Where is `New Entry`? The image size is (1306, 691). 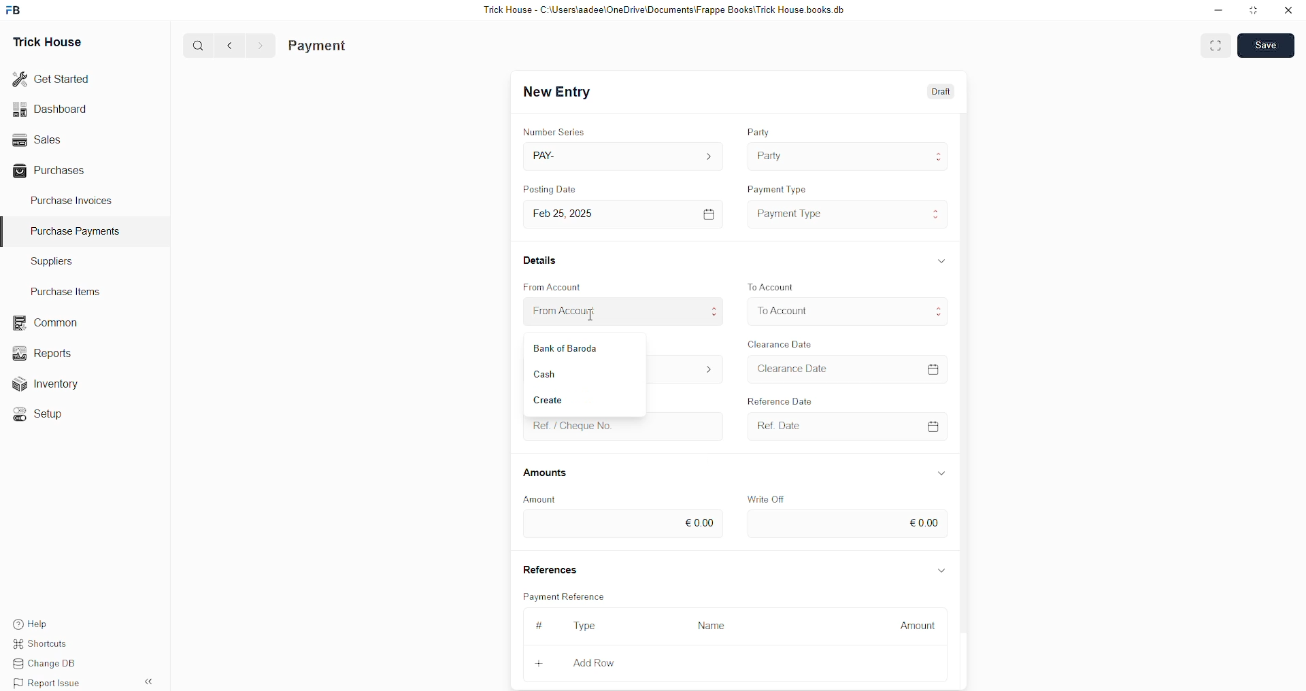
New Entry is located at coordinates (560, 92).